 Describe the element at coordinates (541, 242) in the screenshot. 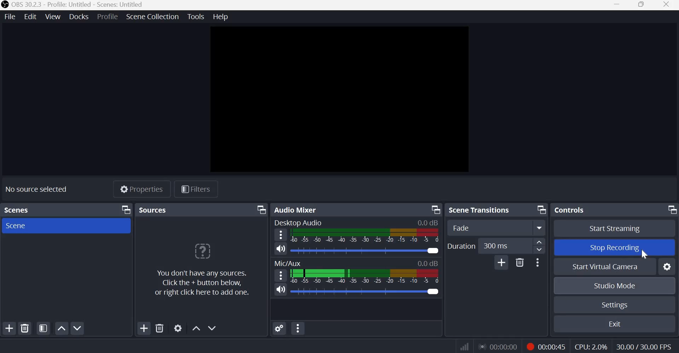

I see `increase` at that location.